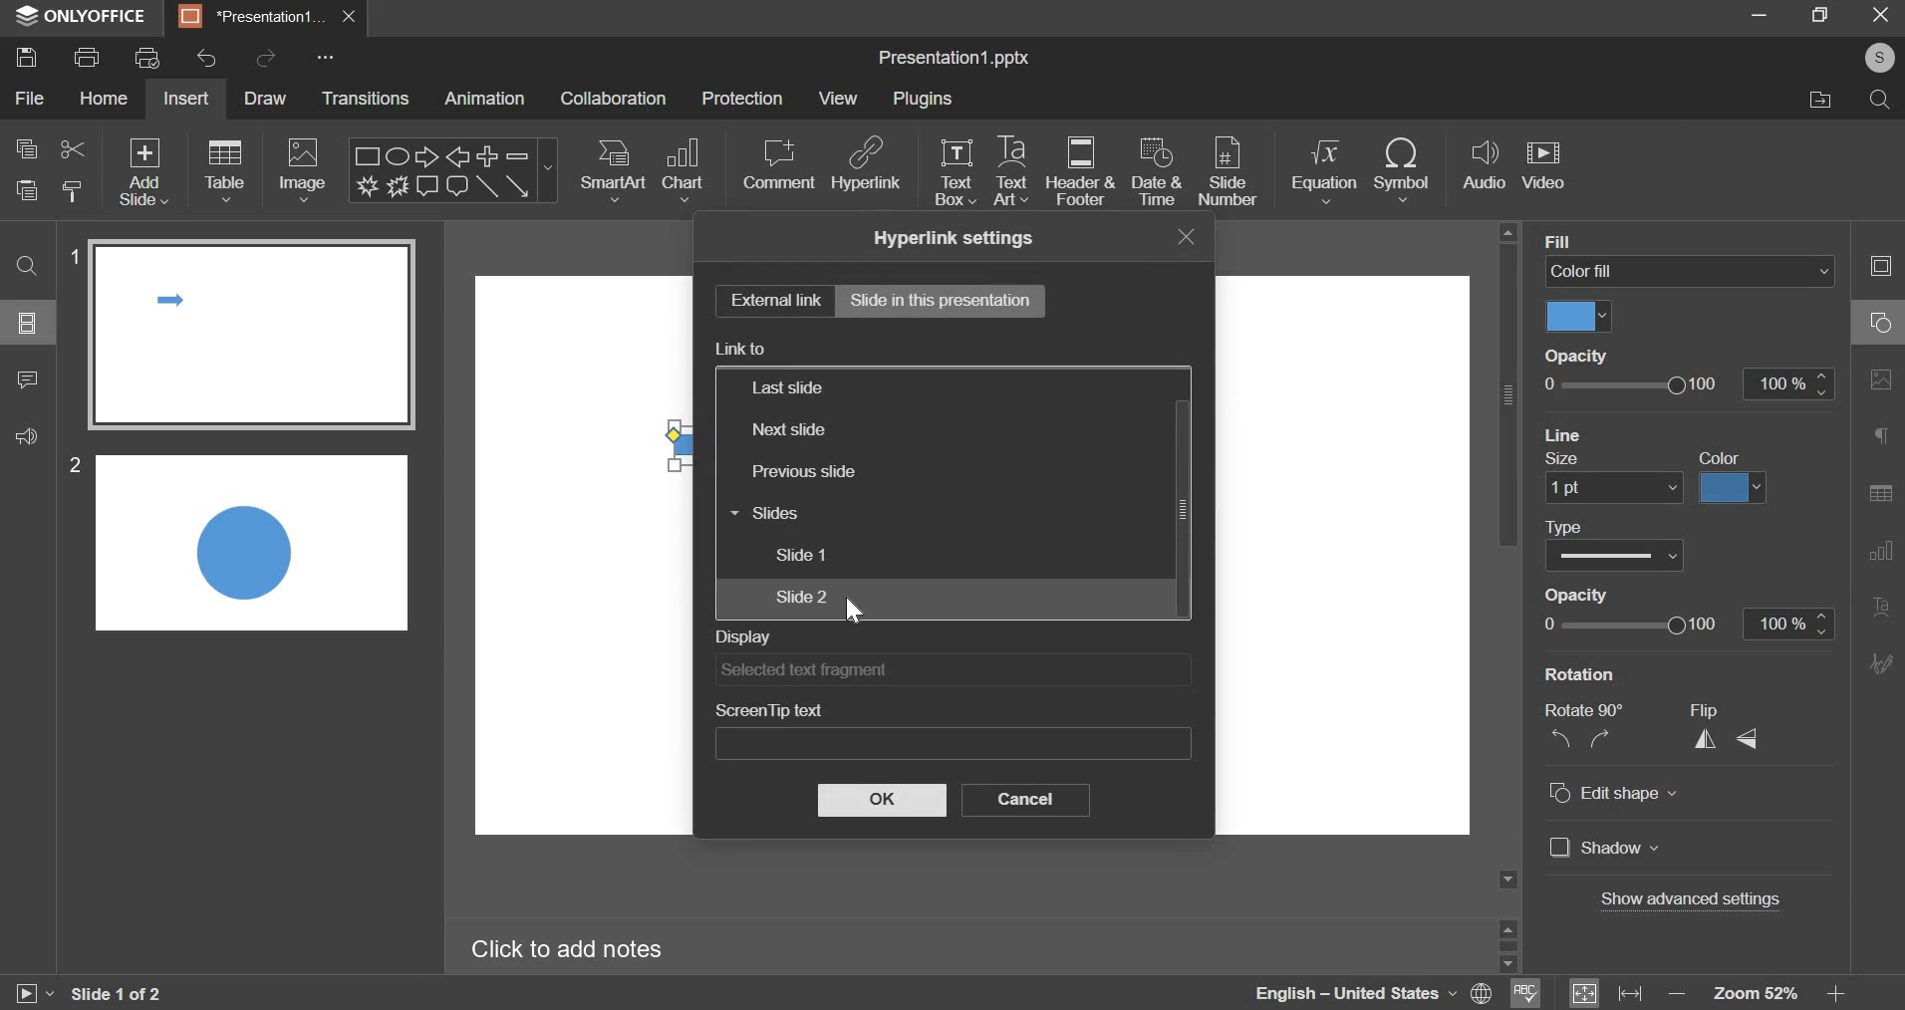 The height and width of the screenshot is (1010, 1905). I want to click on Rounded Rectangular callout, so click(457, 186).